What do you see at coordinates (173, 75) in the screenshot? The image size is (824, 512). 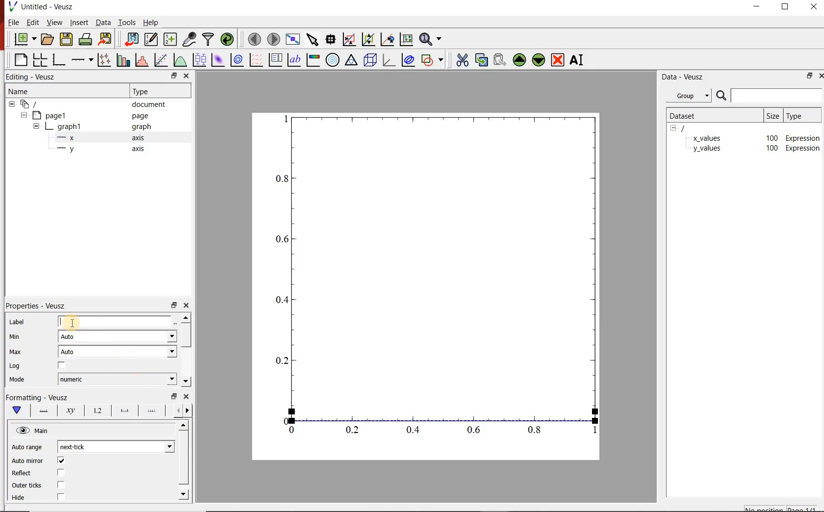 I see `restore down` at bounding box center [173, 75].